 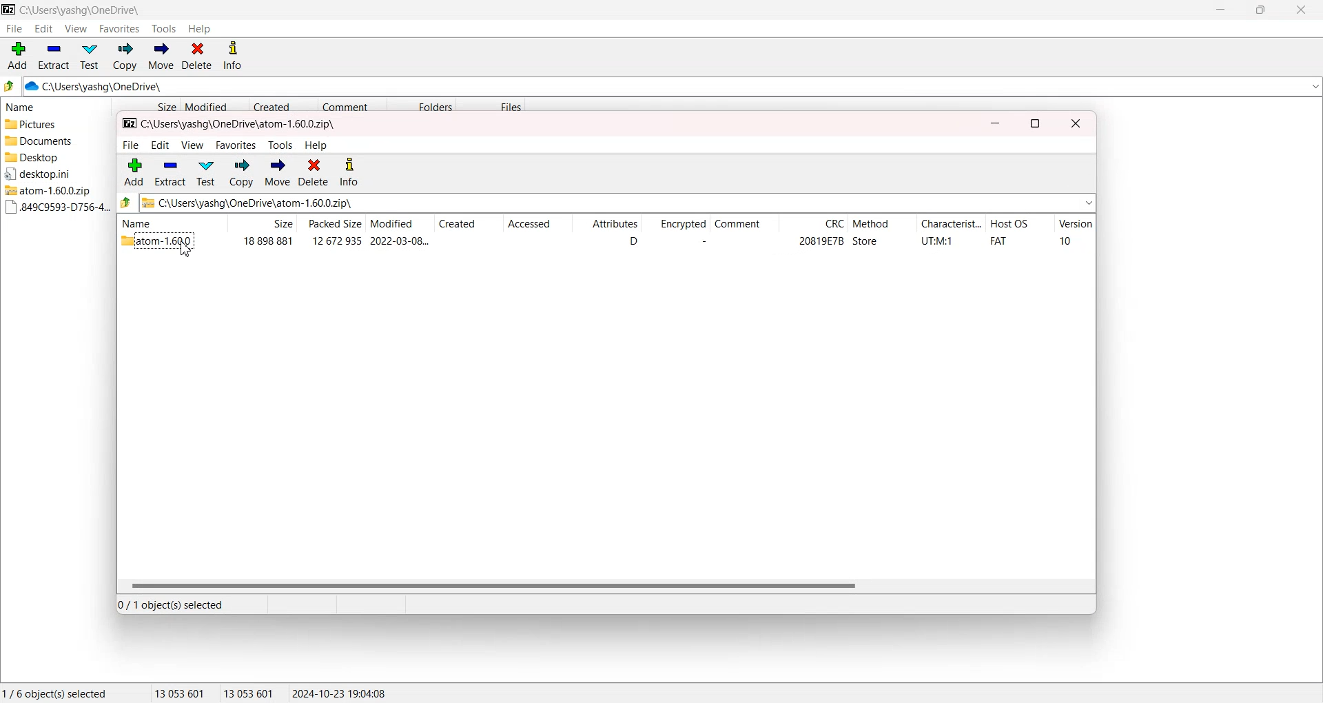 I want to click on test, so click(x=205, y=173).